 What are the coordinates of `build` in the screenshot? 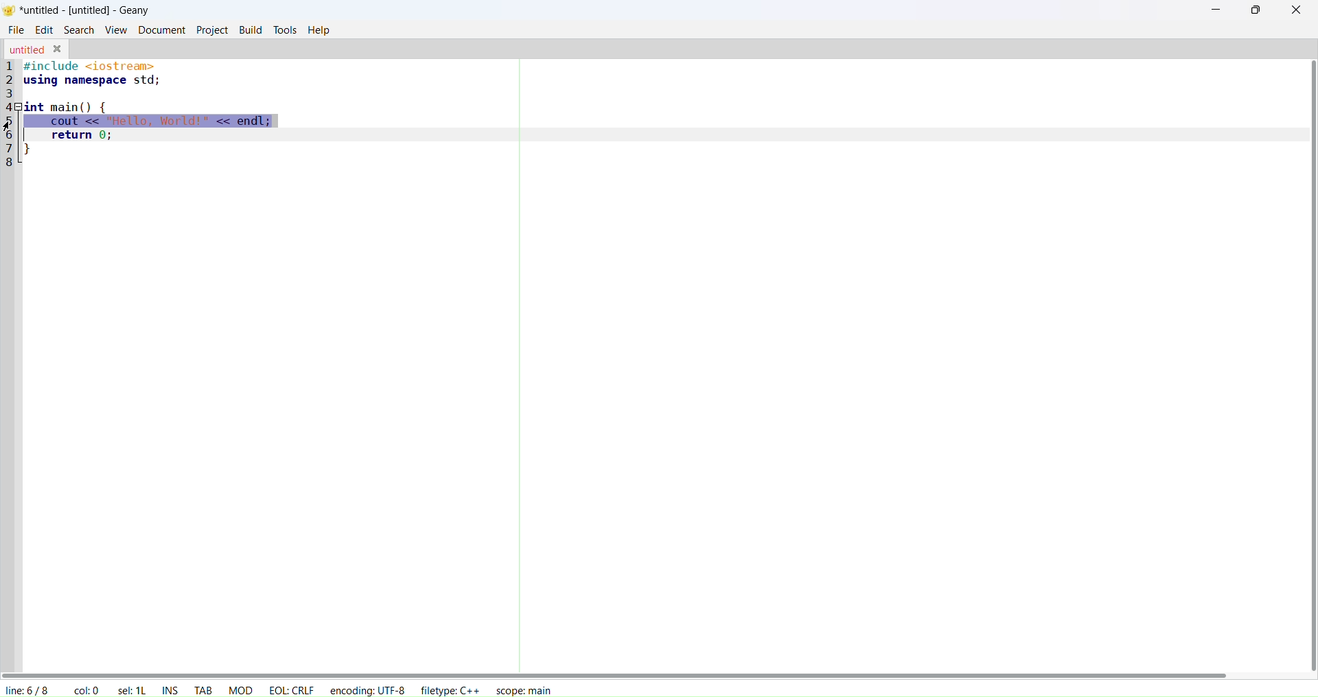 It's located at (250, 29).